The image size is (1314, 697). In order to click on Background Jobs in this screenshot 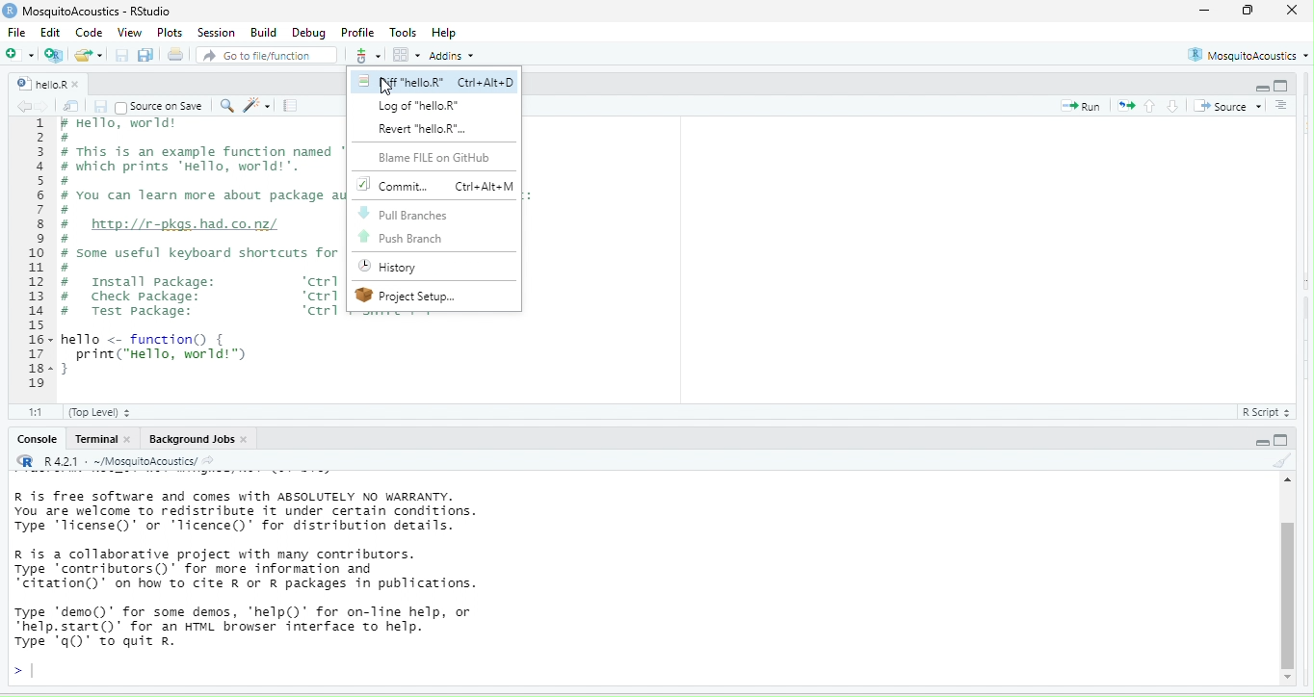, I will do `click(194, 439)`.